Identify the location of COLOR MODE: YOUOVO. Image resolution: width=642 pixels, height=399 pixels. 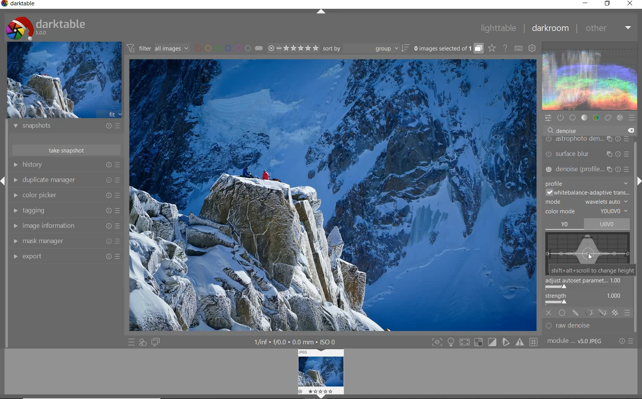
(587, 212).